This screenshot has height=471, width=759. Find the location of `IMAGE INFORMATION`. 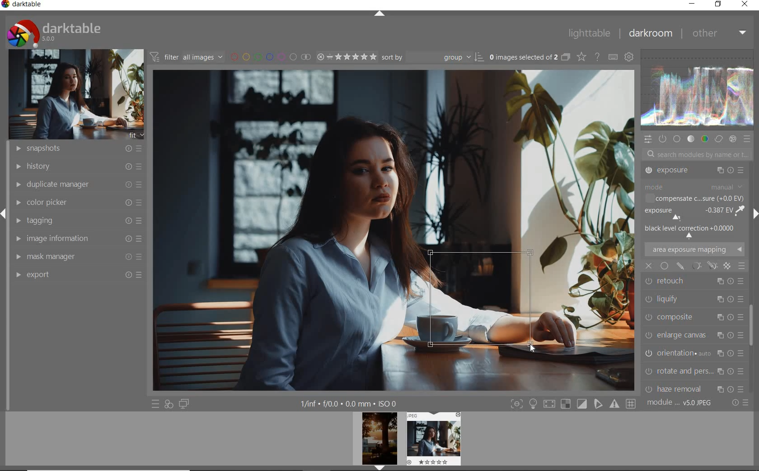

IMAGE INFORMATION is located at coordinates (76, 239).